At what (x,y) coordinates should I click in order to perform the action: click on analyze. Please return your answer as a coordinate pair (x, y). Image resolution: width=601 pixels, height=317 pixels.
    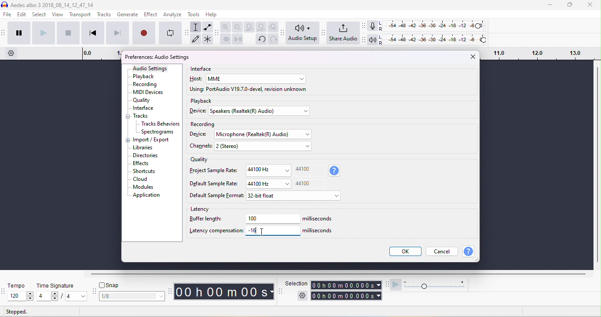
    Looking at the image, I should click on (172, 14).